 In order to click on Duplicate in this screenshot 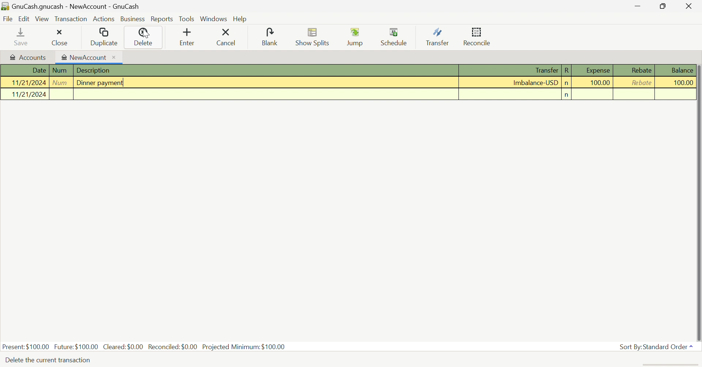, I will do `click(104, 38)`.